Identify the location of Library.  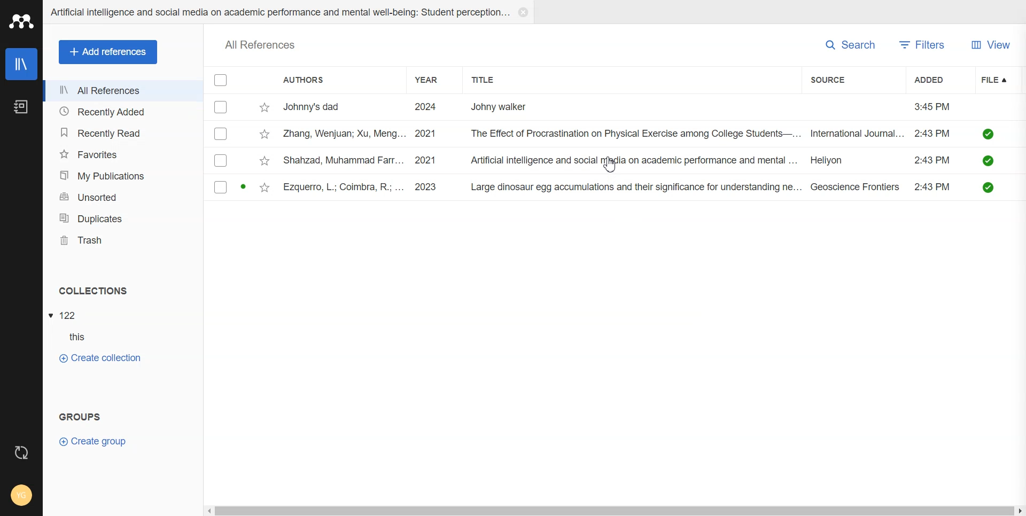
(22, 64).